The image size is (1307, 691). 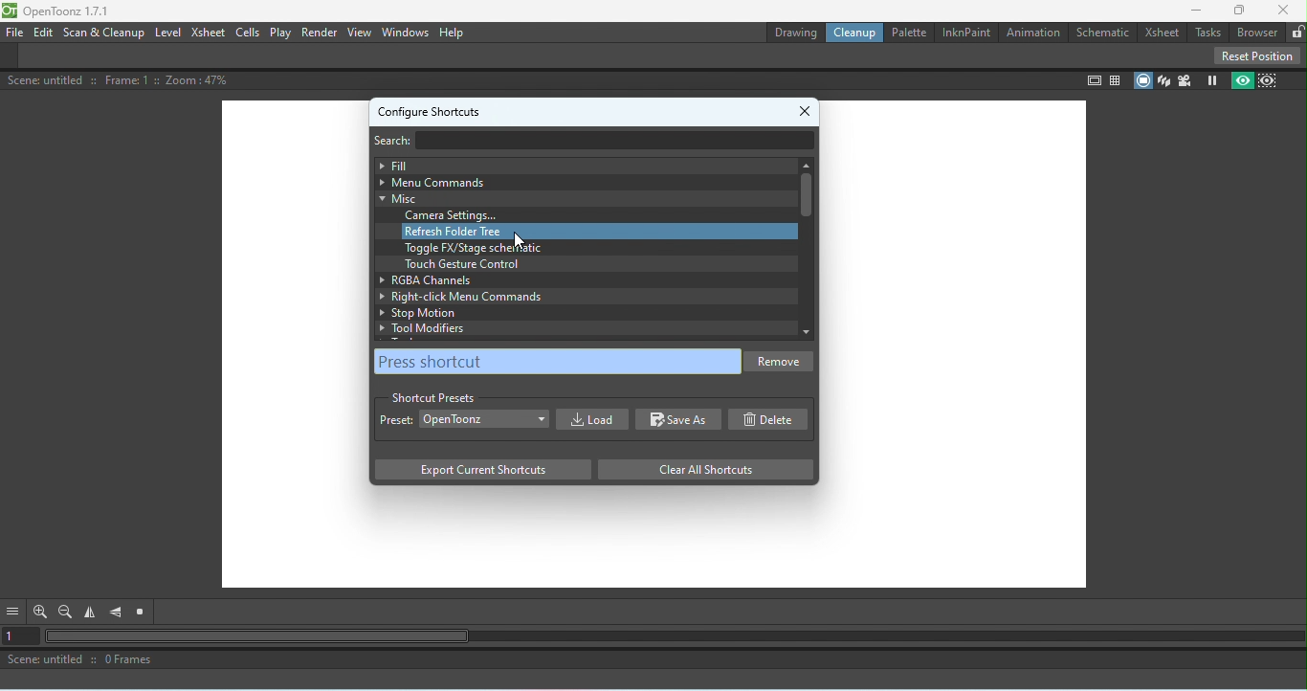 What do you see at coordinates (1100, 32) in the screenshot?
I see `Schematic` at bounding box center [1100, 32].